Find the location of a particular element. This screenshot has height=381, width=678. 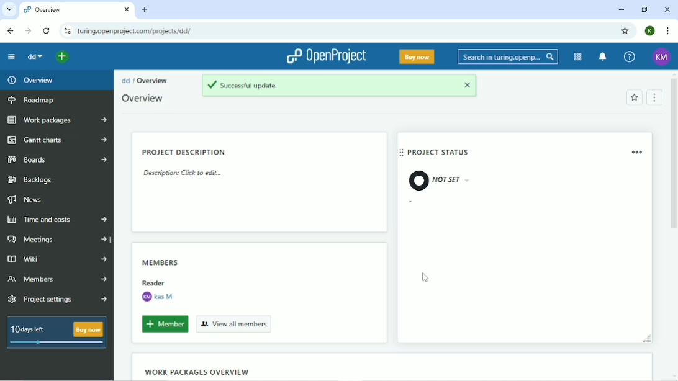

Boards is located at coordinates (58, 160).